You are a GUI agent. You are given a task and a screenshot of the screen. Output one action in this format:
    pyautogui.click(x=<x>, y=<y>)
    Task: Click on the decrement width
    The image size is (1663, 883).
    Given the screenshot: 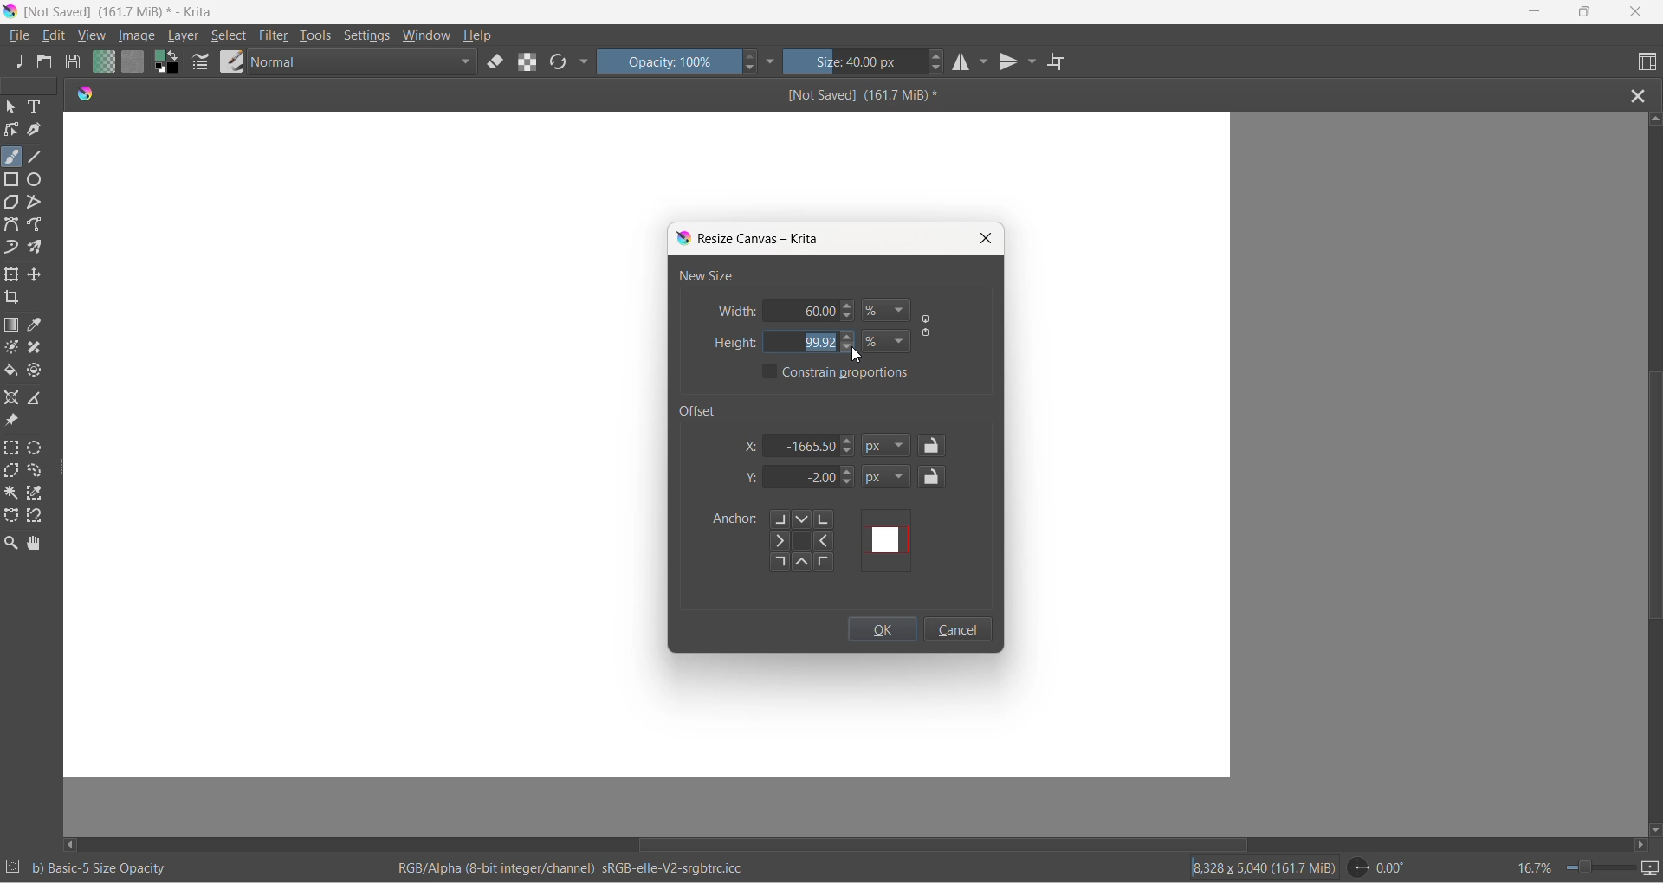 What is the action you would take?
    pyautogui.click(x=853, y=317)
    